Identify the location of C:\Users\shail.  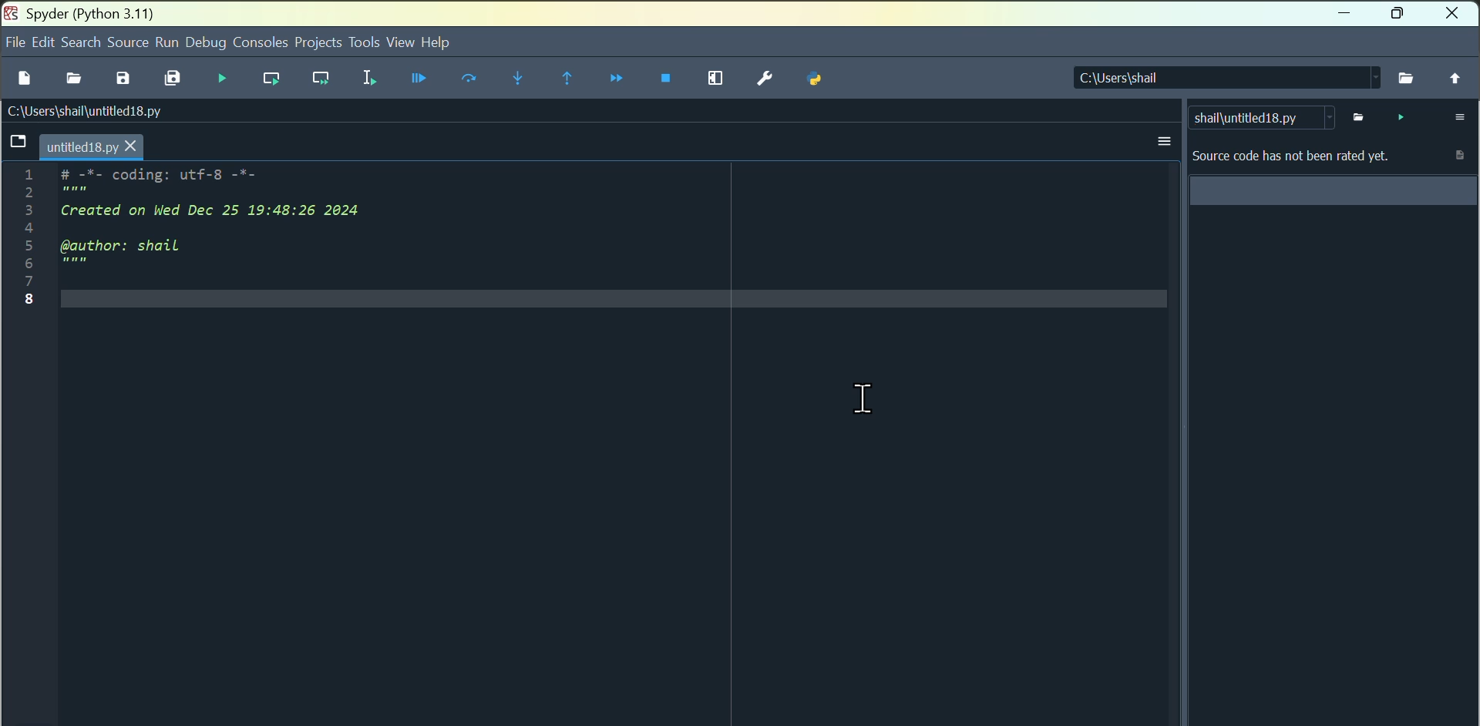
(1226, 78).